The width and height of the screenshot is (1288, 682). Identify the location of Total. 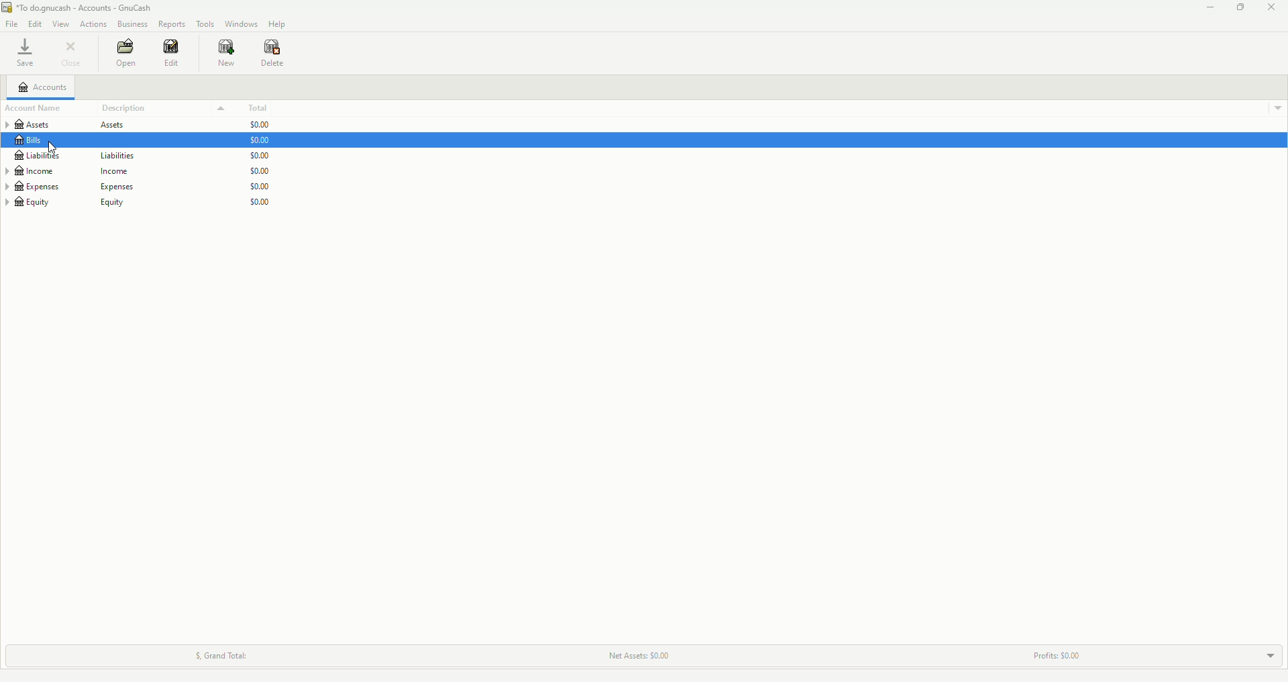
(263, 108).